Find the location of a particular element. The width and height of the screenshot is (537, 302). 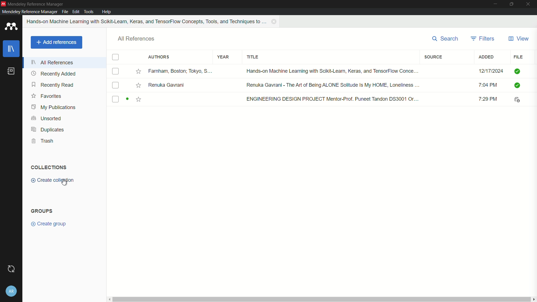

edit menu is located at coordinates (76, 12).